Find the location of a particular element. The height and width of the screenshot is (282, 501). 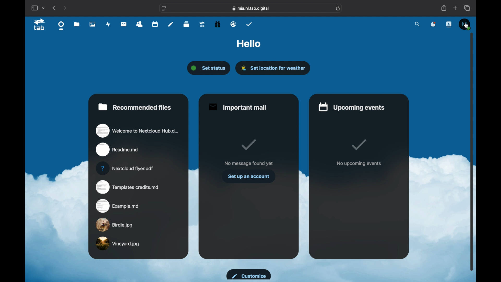

search is located at coordinates (418, 24).